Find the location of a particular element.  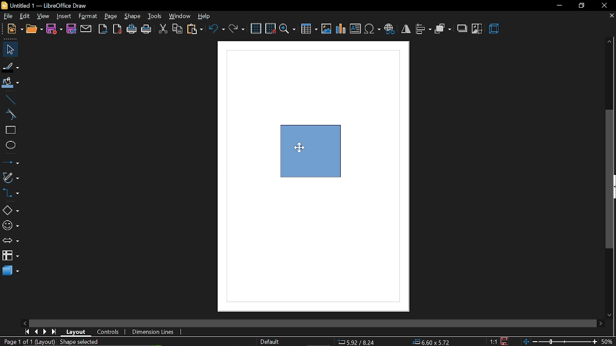

undo is located at coordinates (217, 30).